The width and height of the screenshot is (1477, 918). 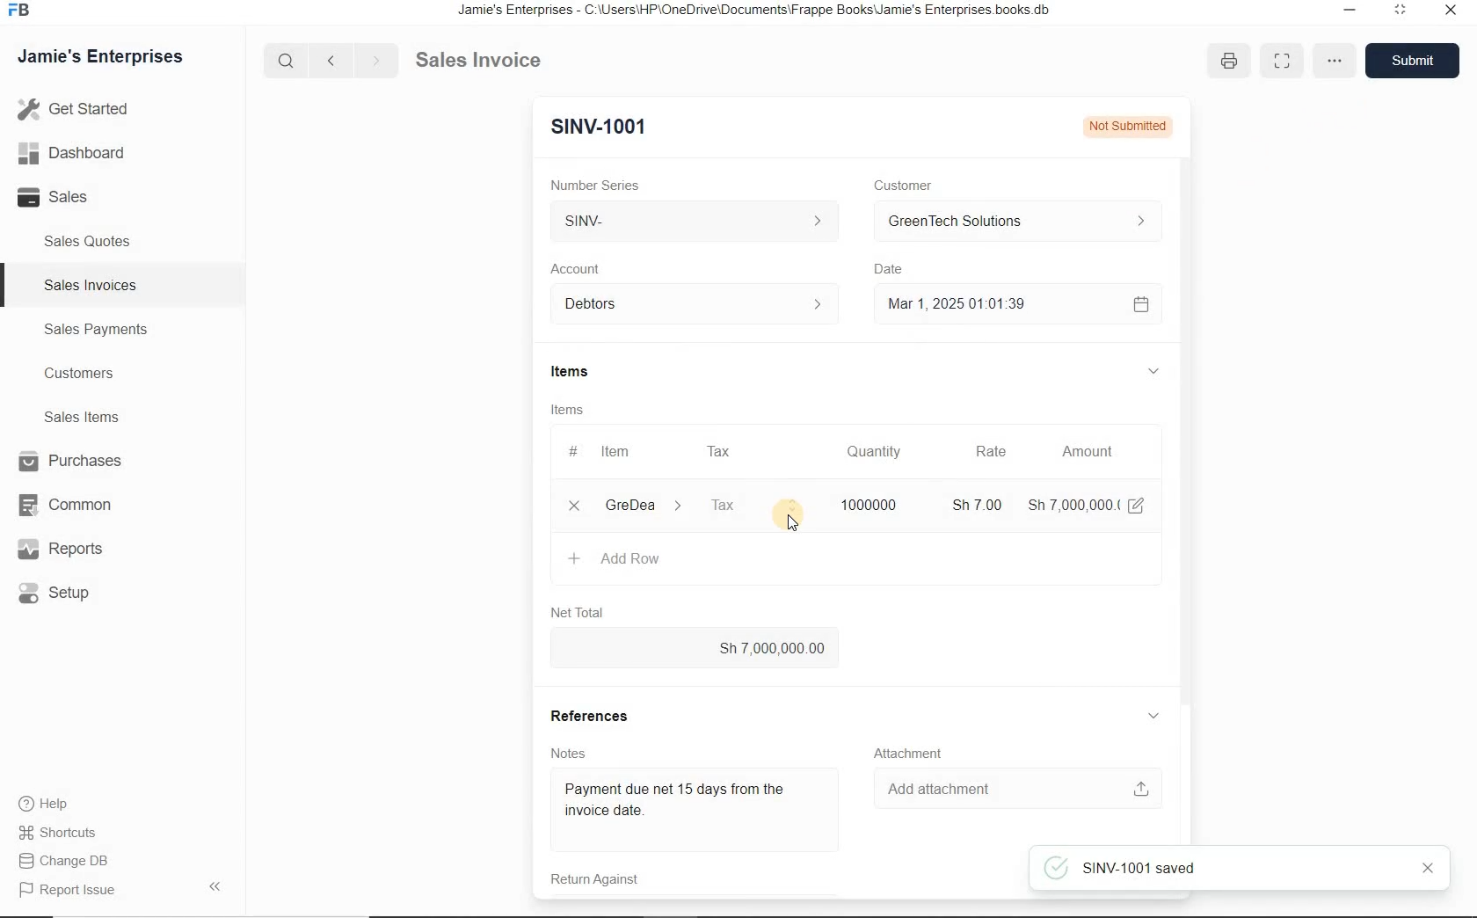 I want to click on frappe books, so click(x=18, y=11).